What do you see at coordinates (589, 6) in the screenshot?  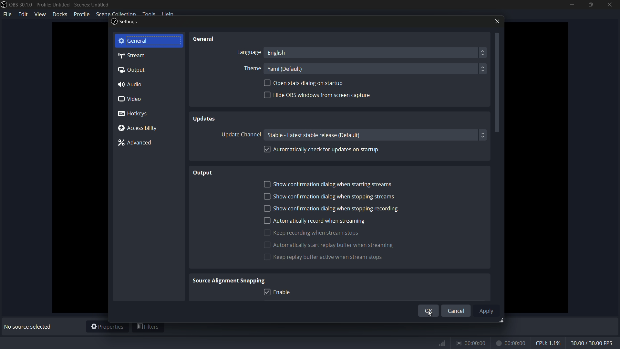 I see `restore down` at bounding box center [589, 6].